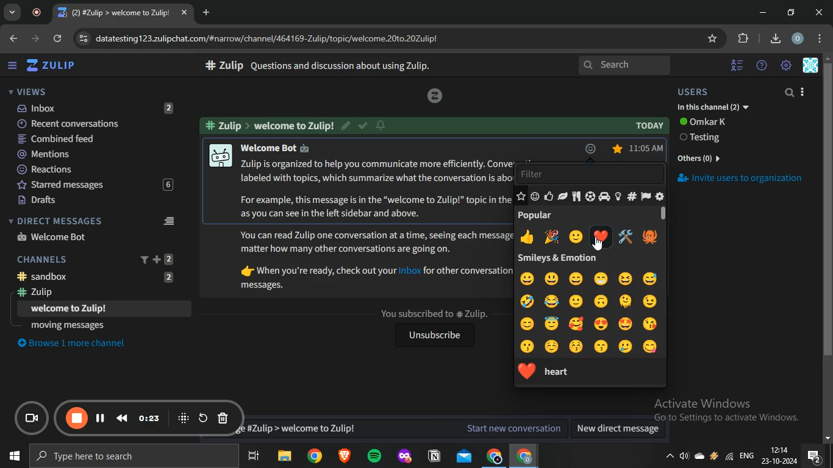 Image resolution: width=833 pixels, height=468 pixels. I want to click on yum, so click(650, 347).